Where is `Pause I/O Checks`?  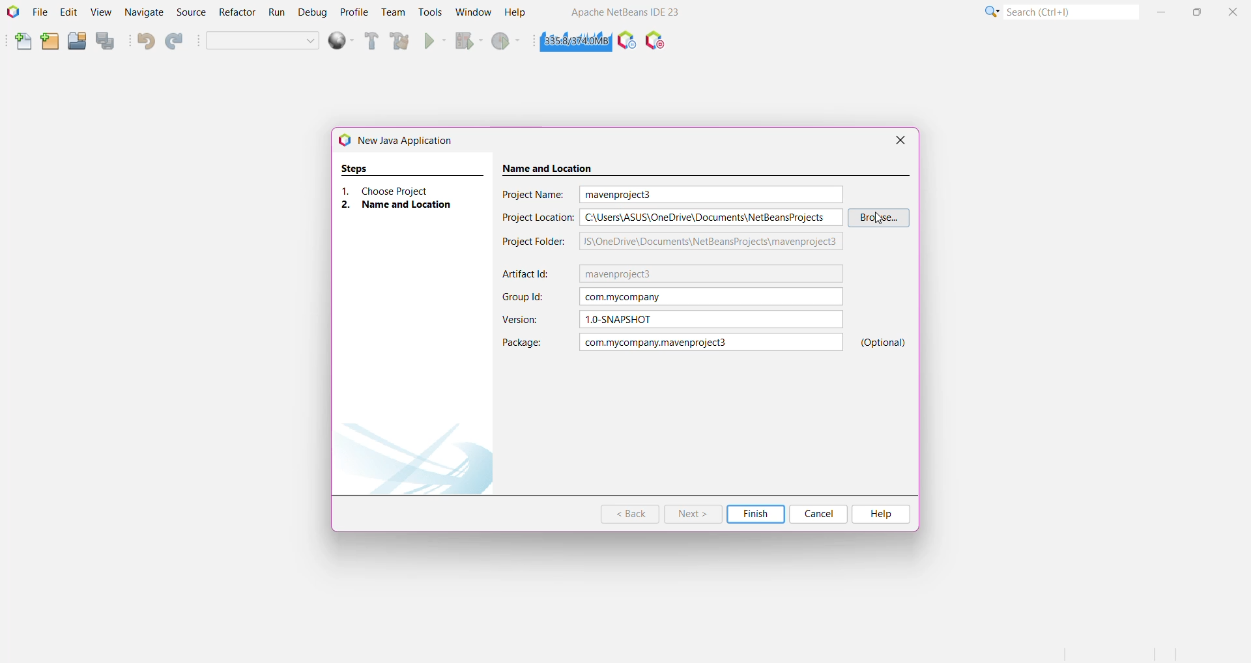
Pause I/O Checks is located at coordinates (656, 42).